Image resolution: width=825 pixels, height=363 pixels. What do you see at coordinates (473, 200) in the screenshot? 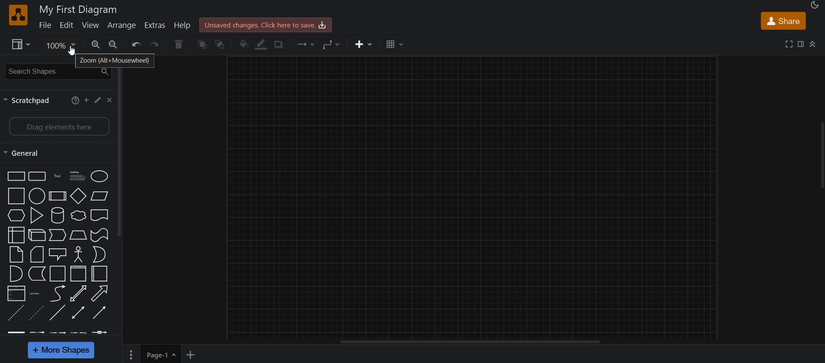
I see `canvas` at bounding box center [473, 200].